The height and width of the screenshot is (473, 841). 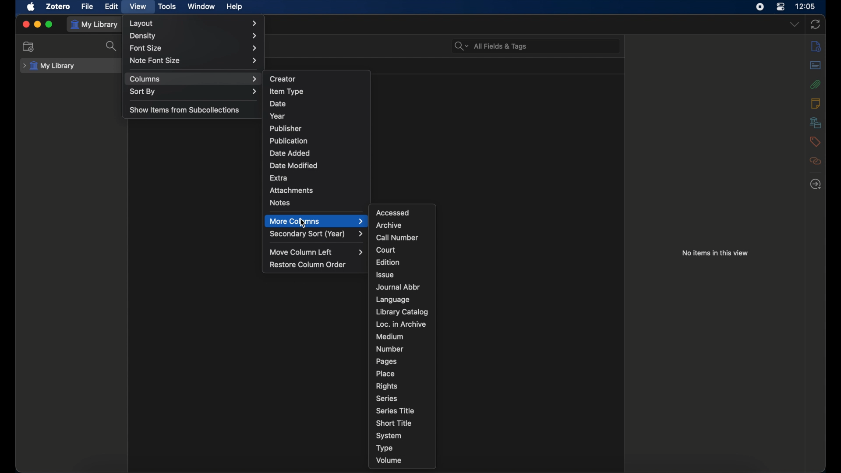 I want to click on close, so click(x=25, y=24).